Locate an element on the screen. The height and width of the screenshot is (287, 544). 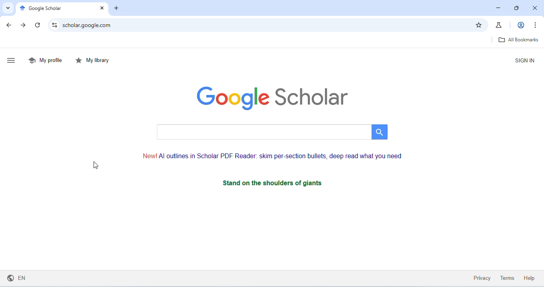
close is located at coordinates (101, 9).